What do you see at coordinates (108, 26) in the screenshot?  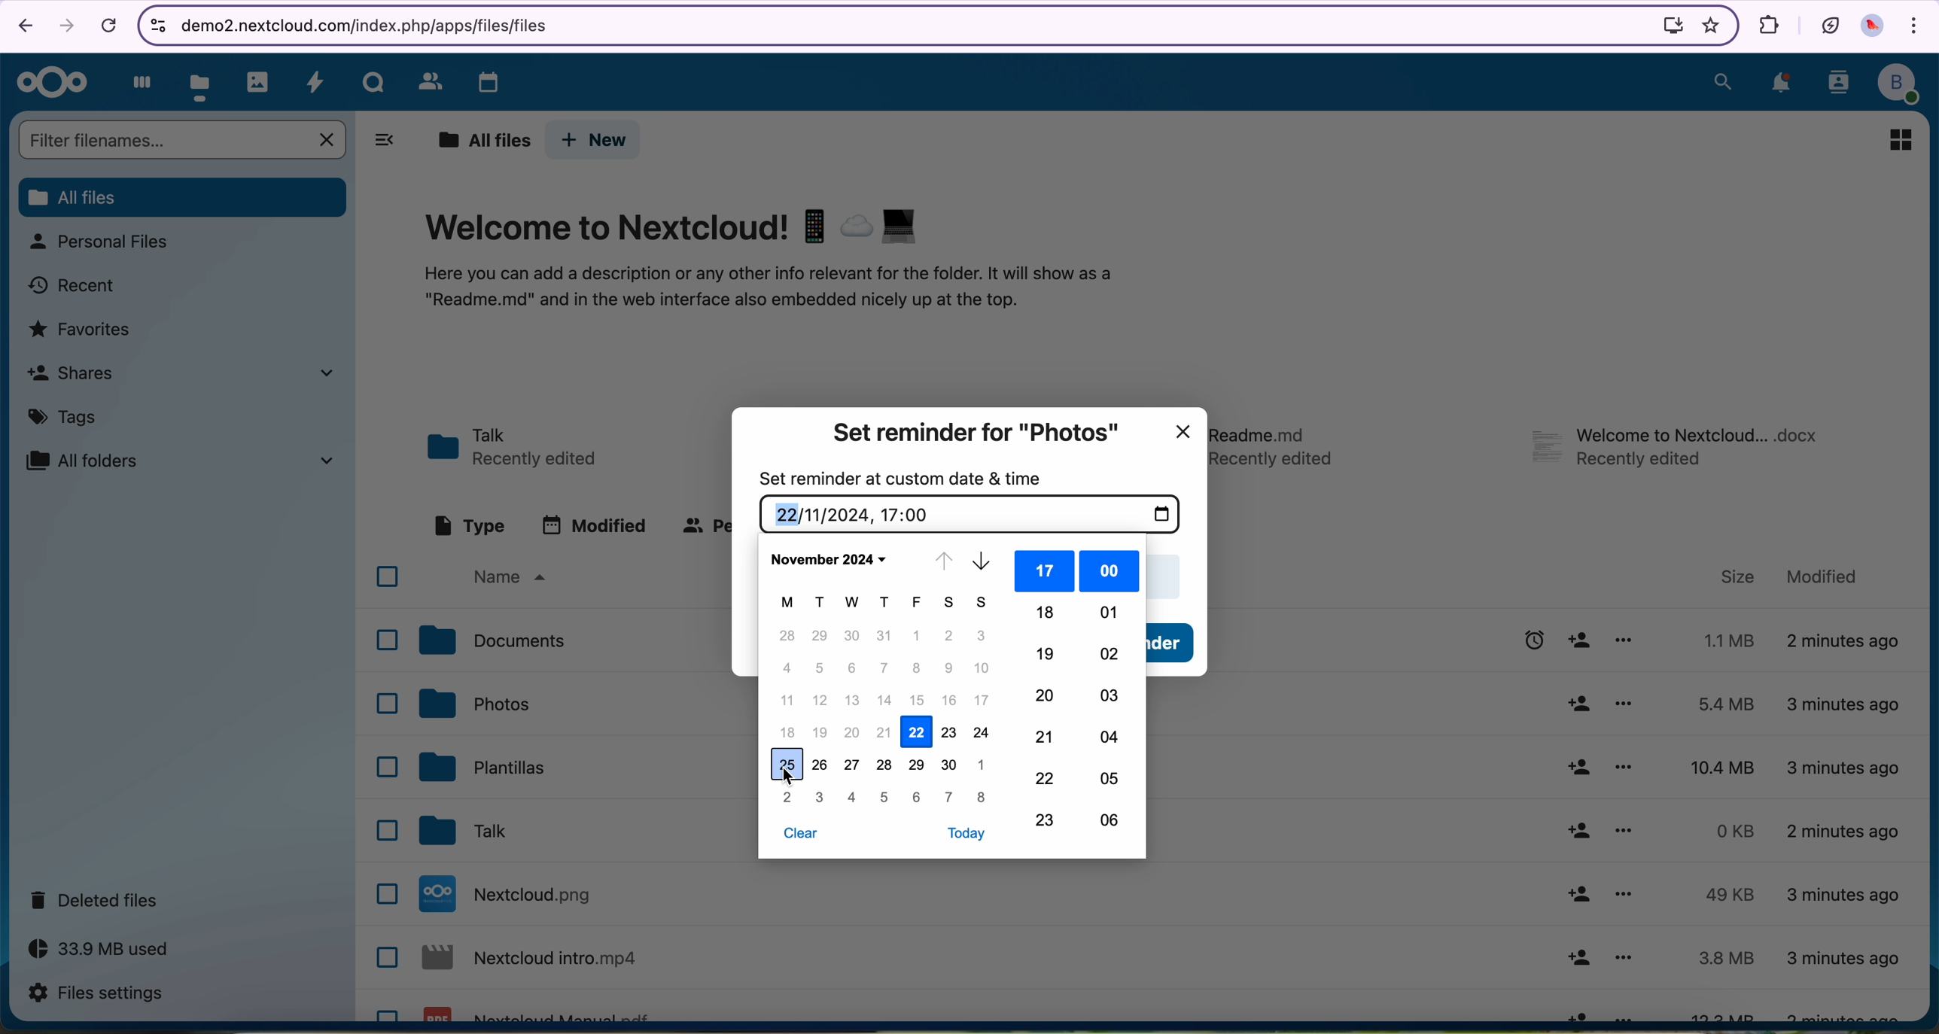 I see `cancel` at bounding box center [108, 26].